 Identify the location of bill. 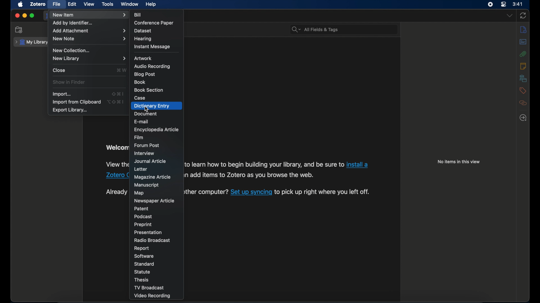
(138, 15).